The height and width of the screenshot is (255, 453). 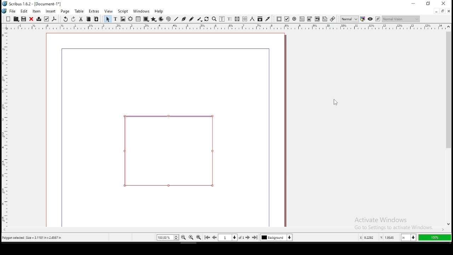 What do you see at coordinates (116, 19) in the screenshot?
I see `text` at bounding box center [116, 19].